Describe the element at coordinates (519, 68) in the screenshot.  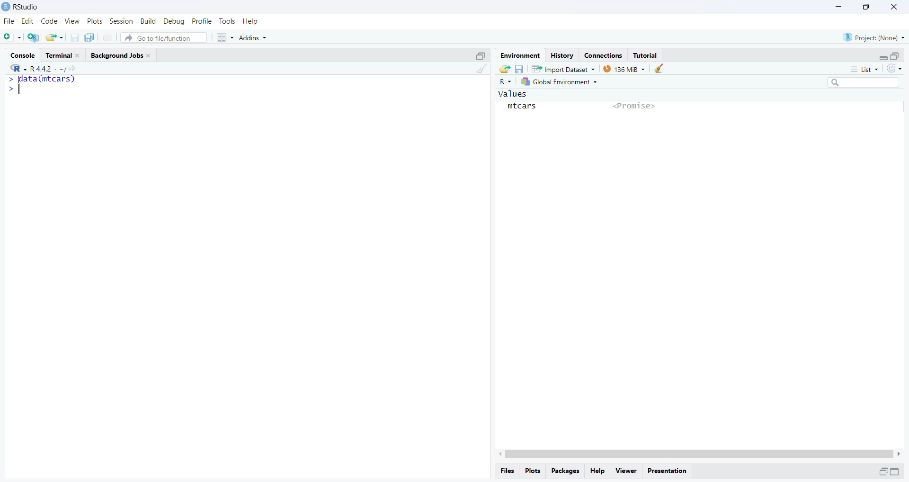
I see `Save workspace as` at that location.